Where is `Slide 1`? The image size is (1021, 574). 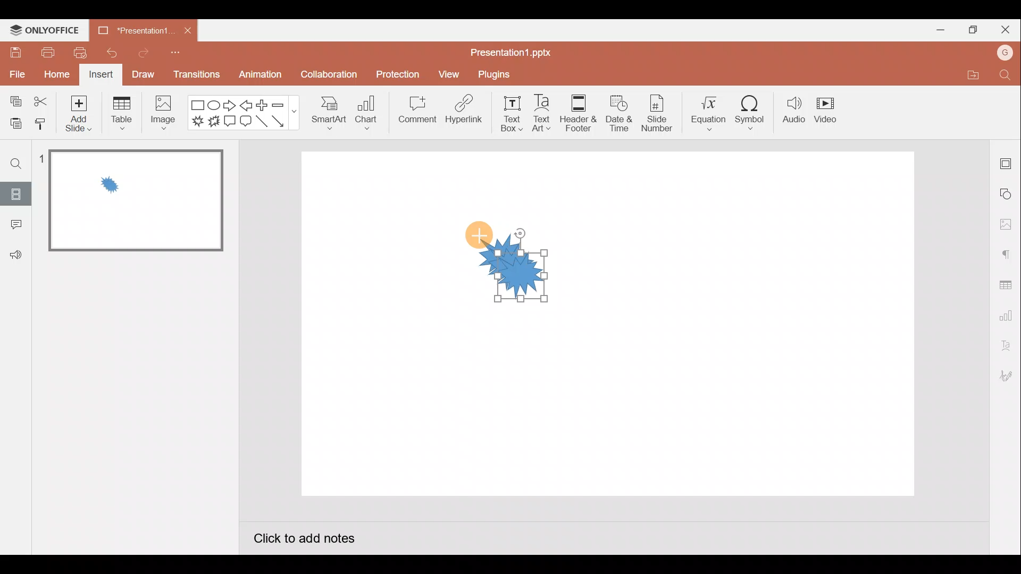 Slide 1 is located at coordinates (129, 201).